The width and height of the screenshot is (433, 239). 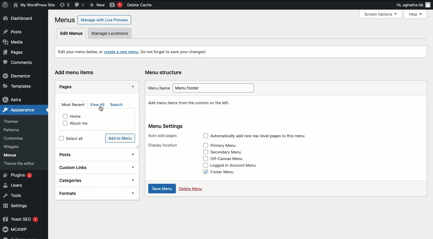 What do you see at coordinates (133, 194) in the screenshot?
I see `show` at bounding box center [133, 194].